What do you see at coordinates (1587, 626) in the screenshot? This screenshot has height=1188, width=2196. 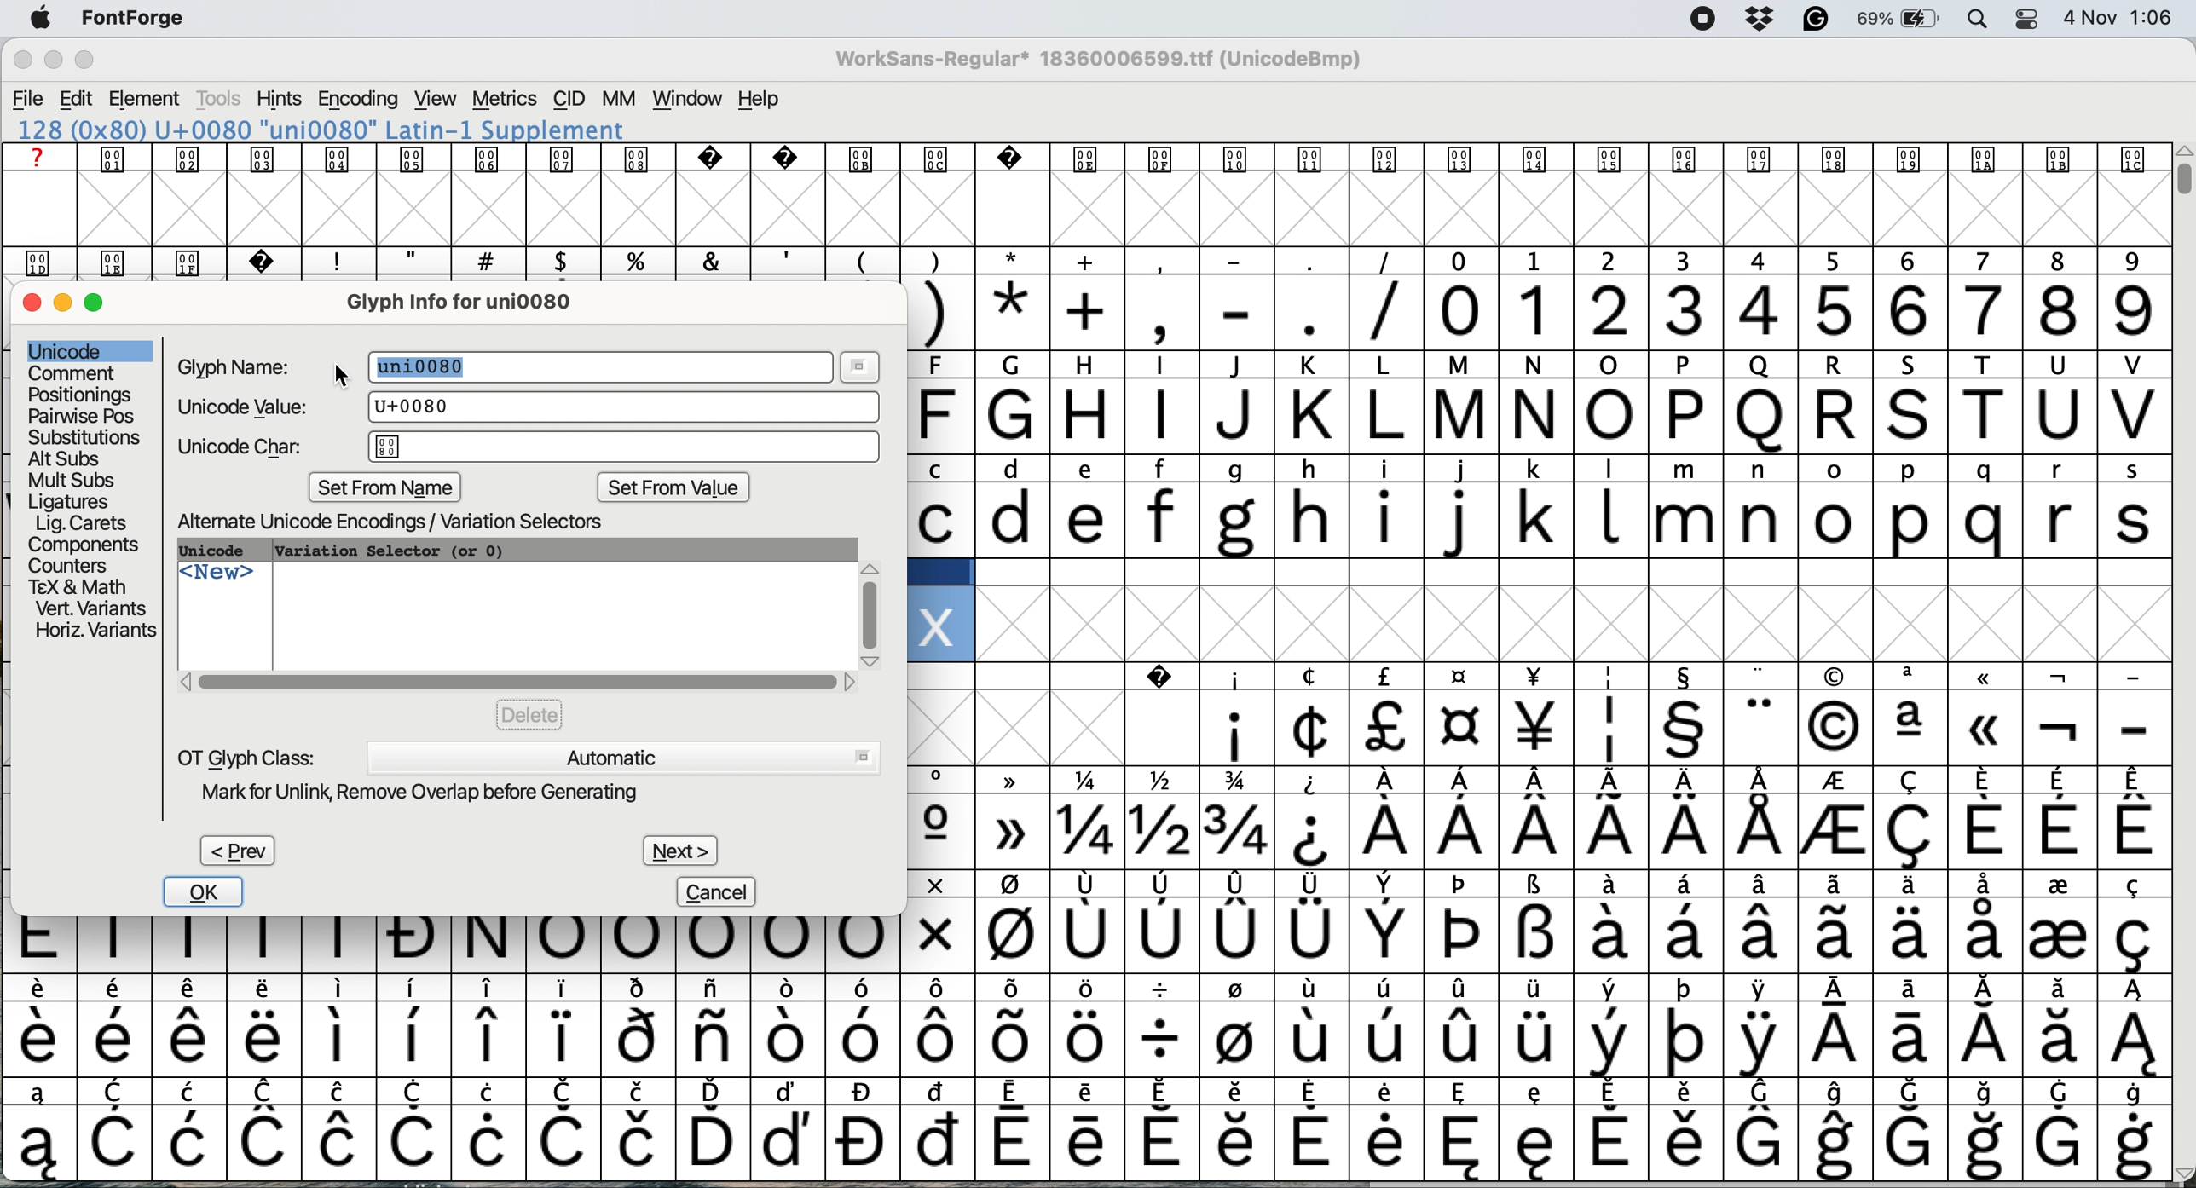 I see `glyph grid` at bounding box center [1587, 626].